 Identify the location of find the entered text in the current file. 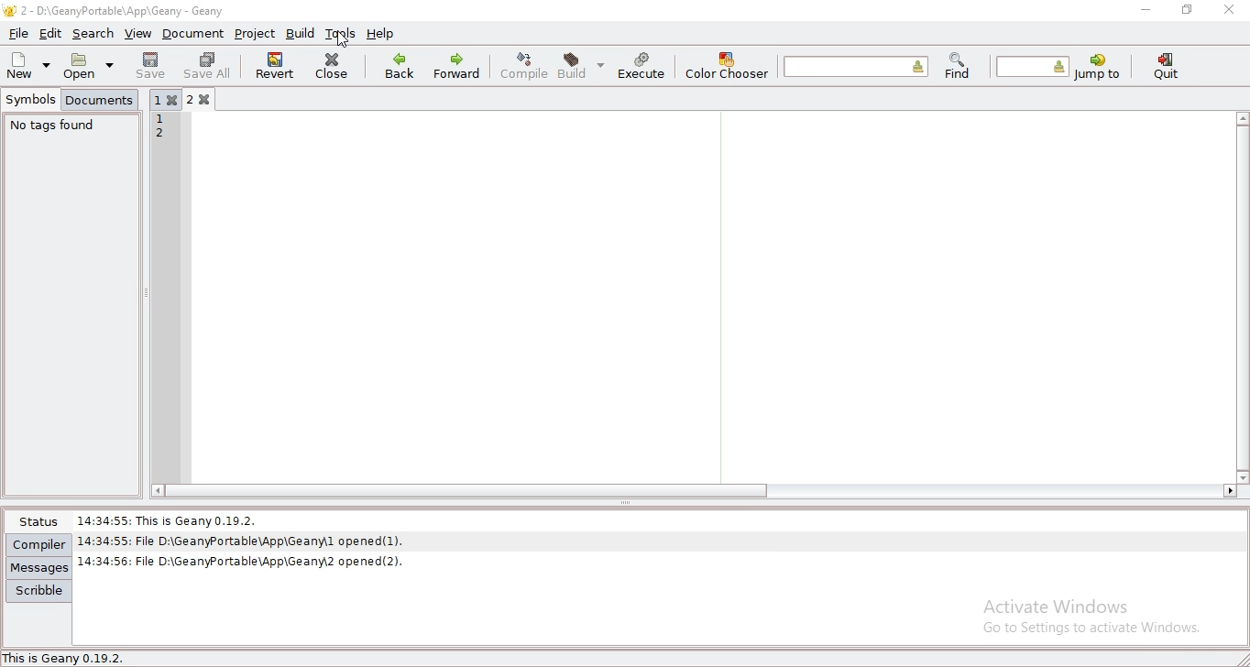
(856, 65).